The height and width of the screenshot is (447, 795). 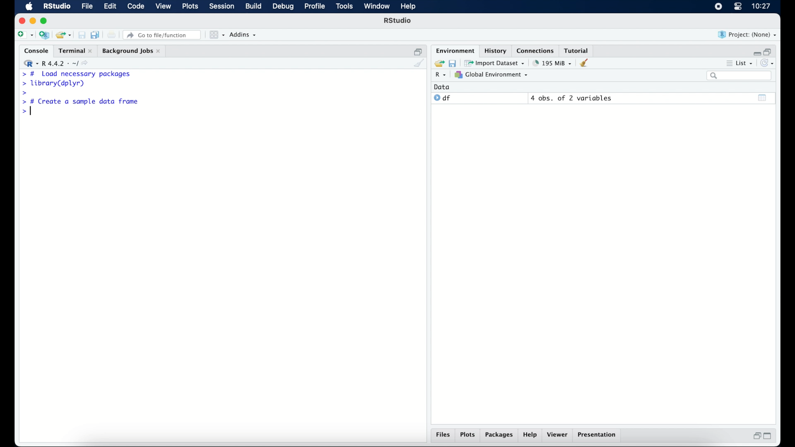 I want to click on restore down, so click(x=756, y=437).